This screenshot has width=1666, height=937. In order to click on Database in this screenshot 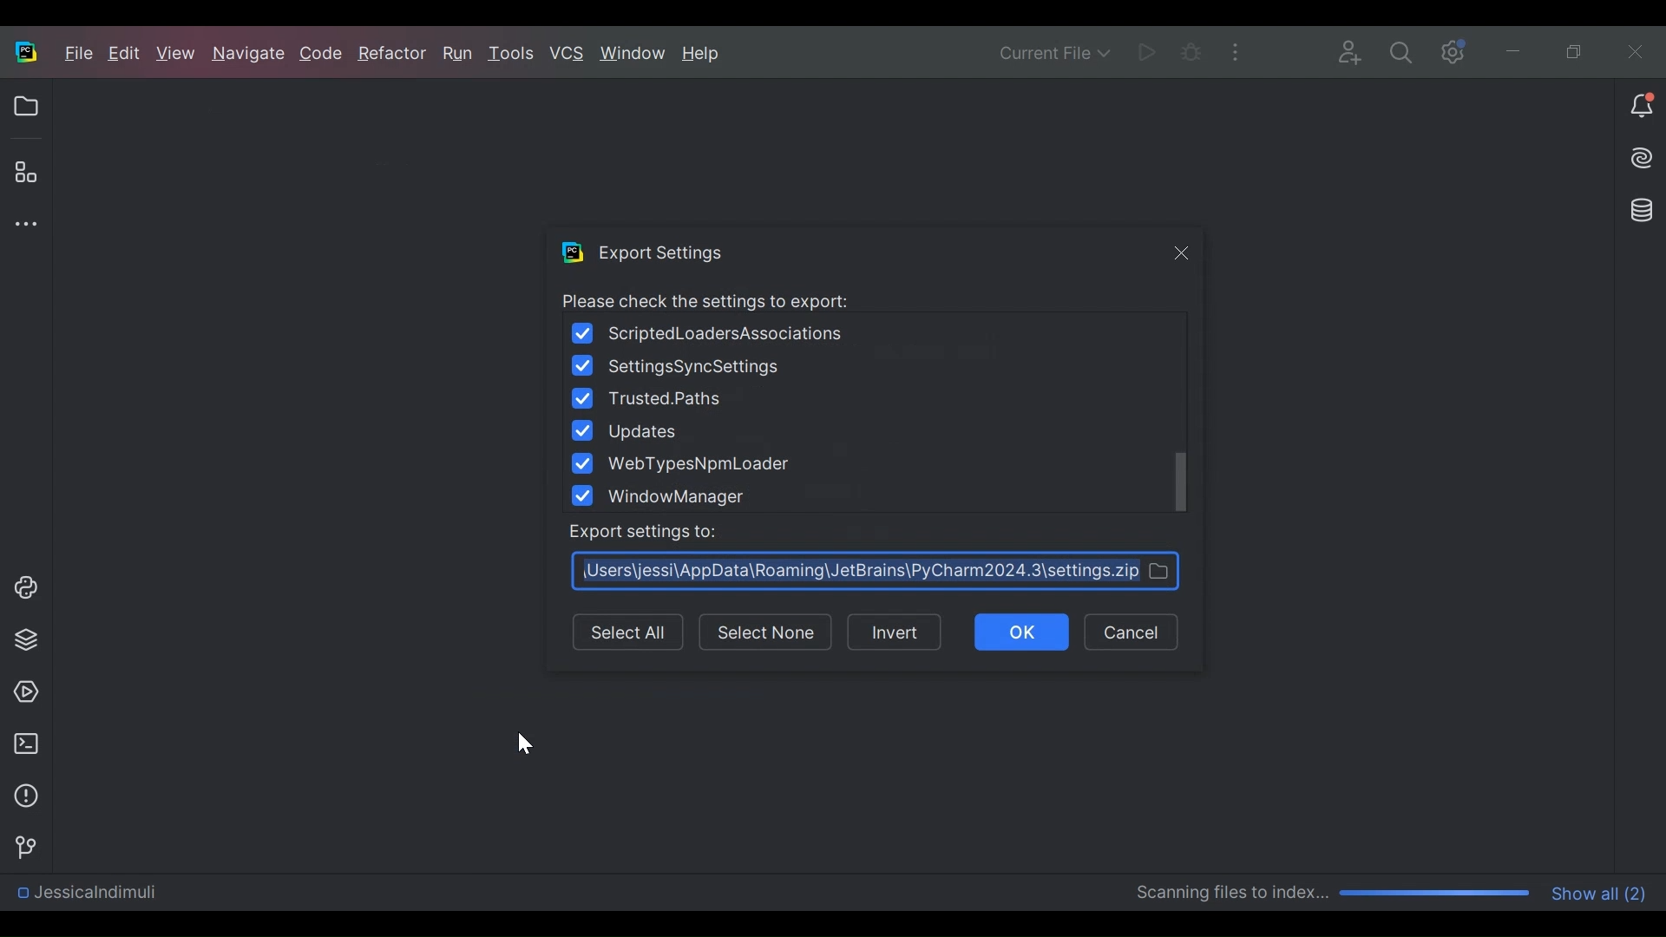, I will do `click(1644, 210)`.